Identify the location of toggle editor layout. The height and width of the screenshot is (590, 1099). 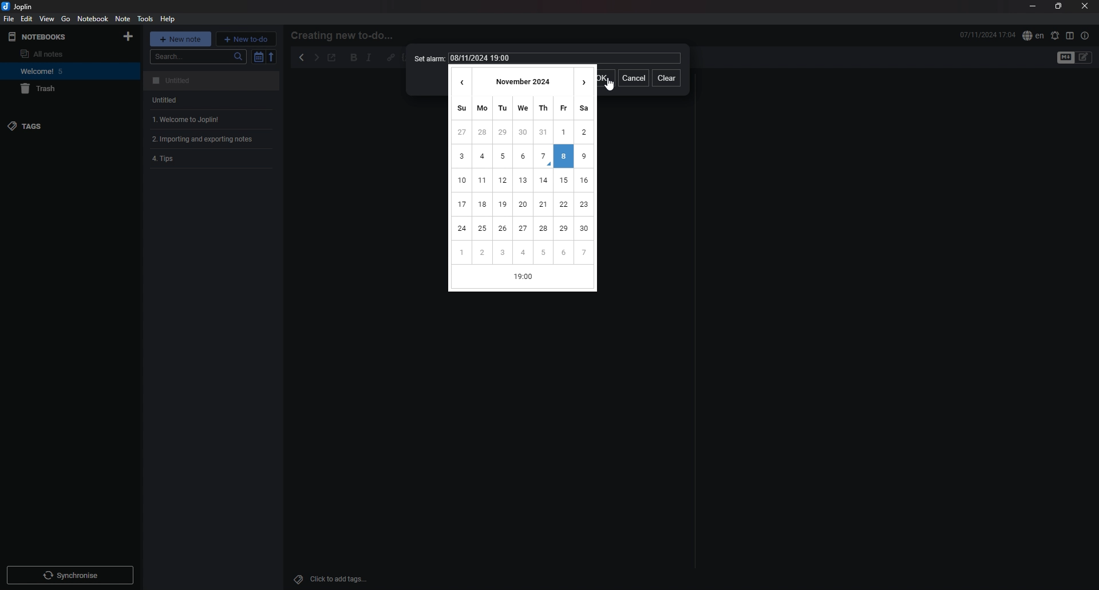
(1070, 36).